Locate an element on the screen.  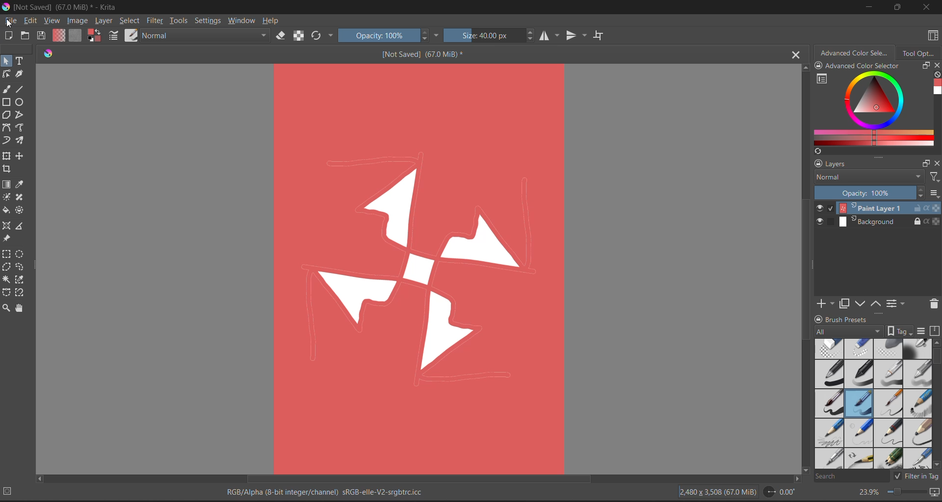
tools is located at coordinates (22, 227).